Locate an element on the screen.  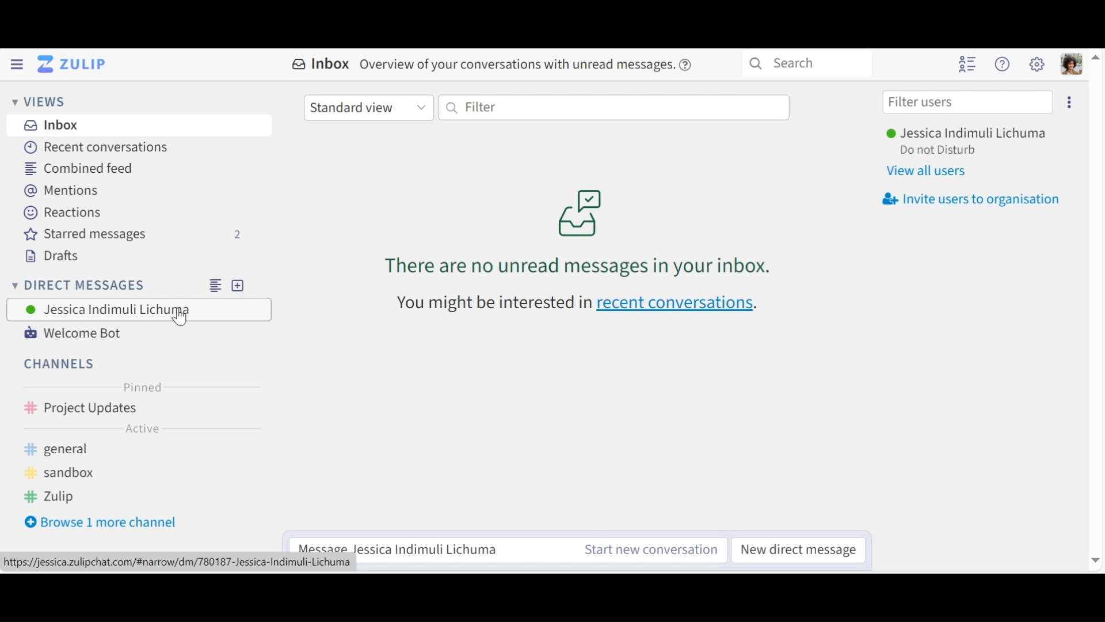
Channels is located at coordinates (60, 365).